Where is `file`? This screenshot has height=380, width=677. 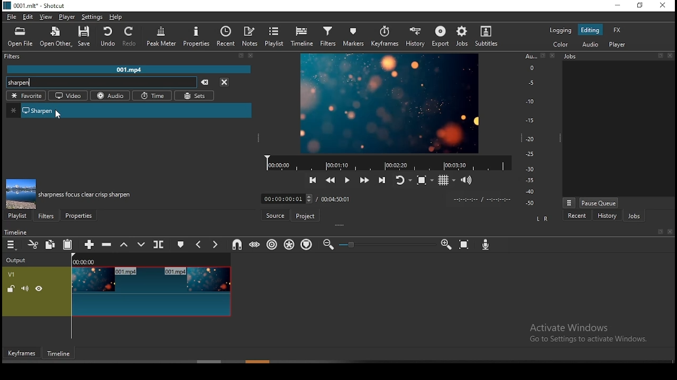 file is located at coordinates (11, 17).